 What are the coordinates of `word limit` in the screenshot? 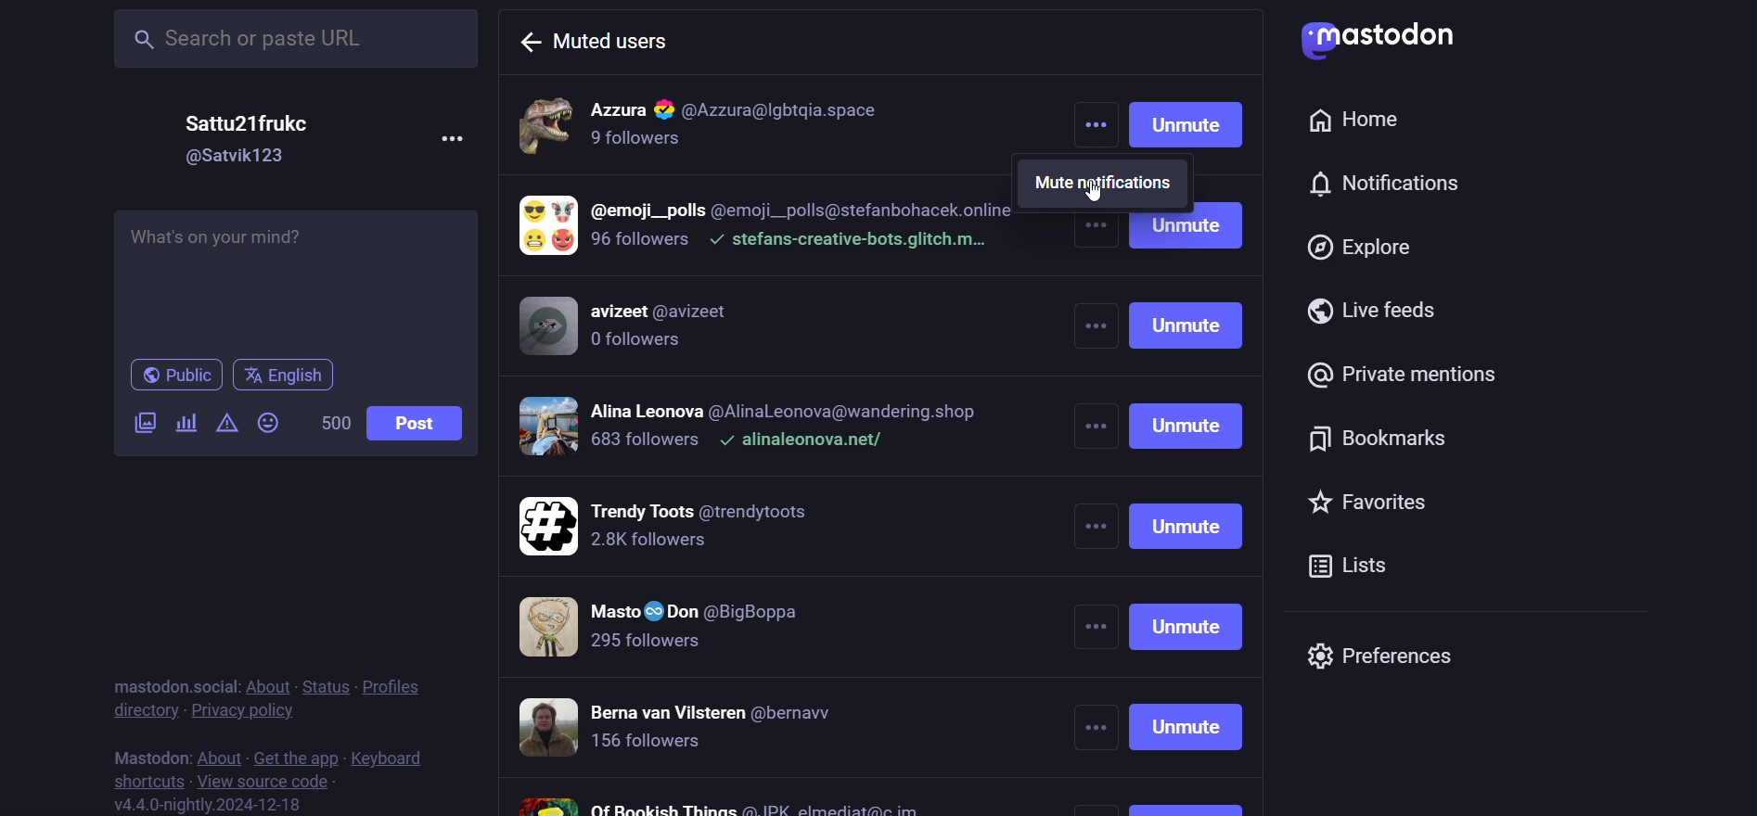 It's located at (330, 423).